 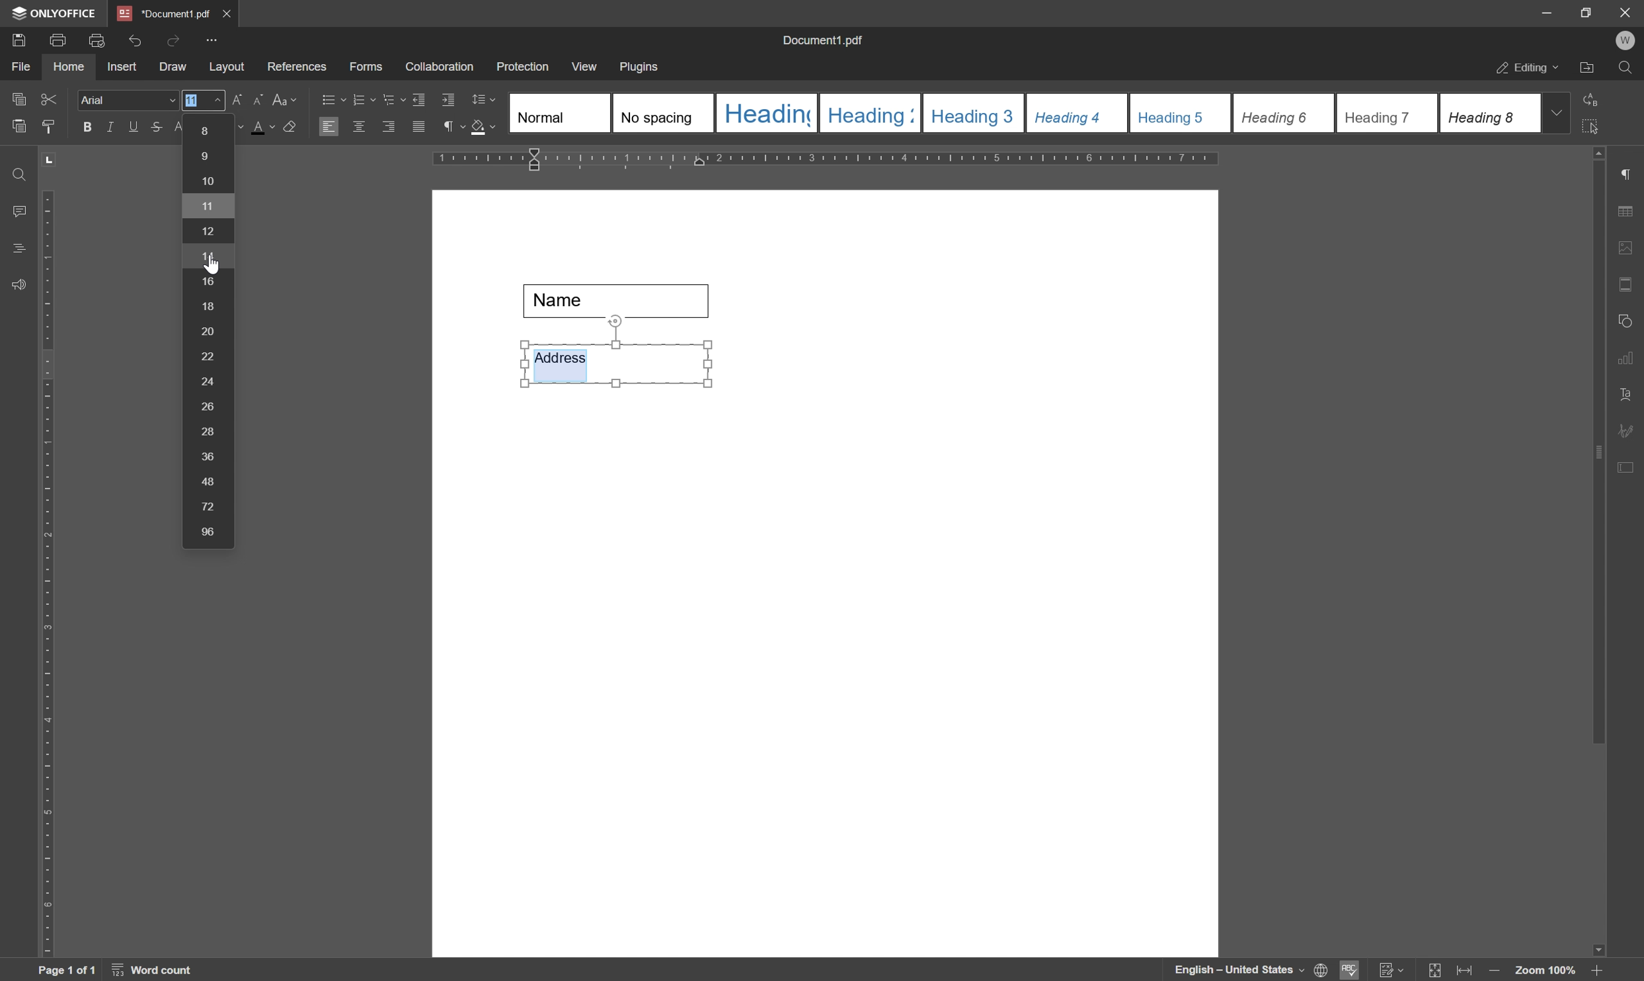 What do you see at coordinates (359, 126) in the screenshot?
I see `Align center` at bounding box center [359, 126].